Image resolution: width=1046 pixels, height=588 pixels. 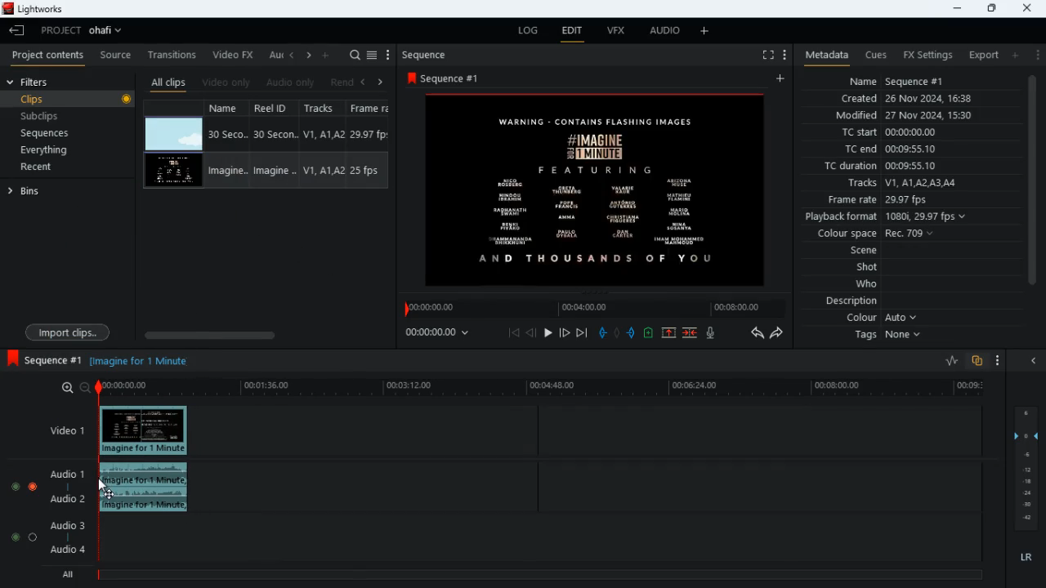 What do you see at coordinates (372, 56) in the screenshot?
I see `list` at bounding box center [372, 56].